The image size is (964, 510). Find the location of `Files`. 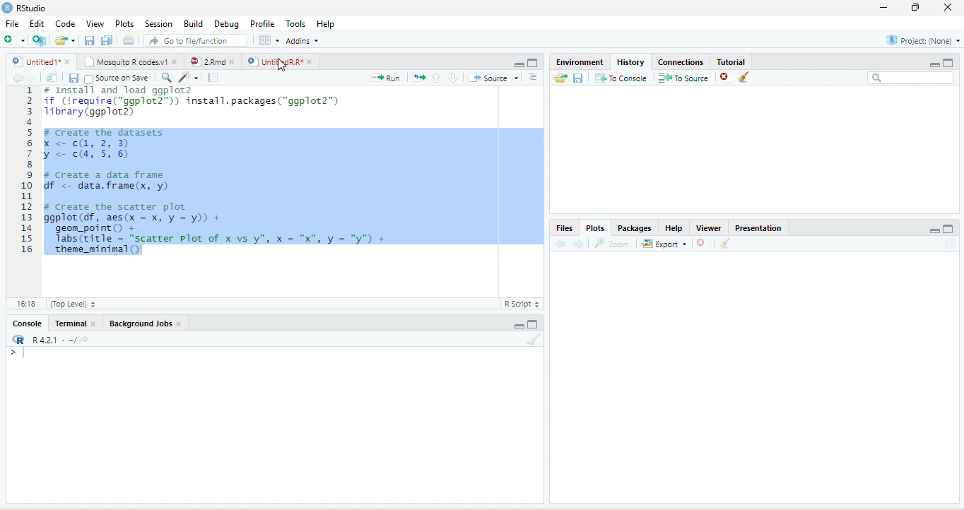

Files is located at coordinates (564, 227).